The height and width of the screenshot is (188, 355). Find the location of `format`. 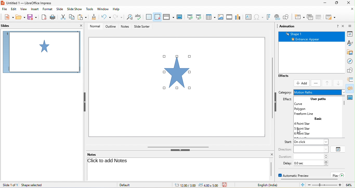

format is located at coordinates (48, 9).